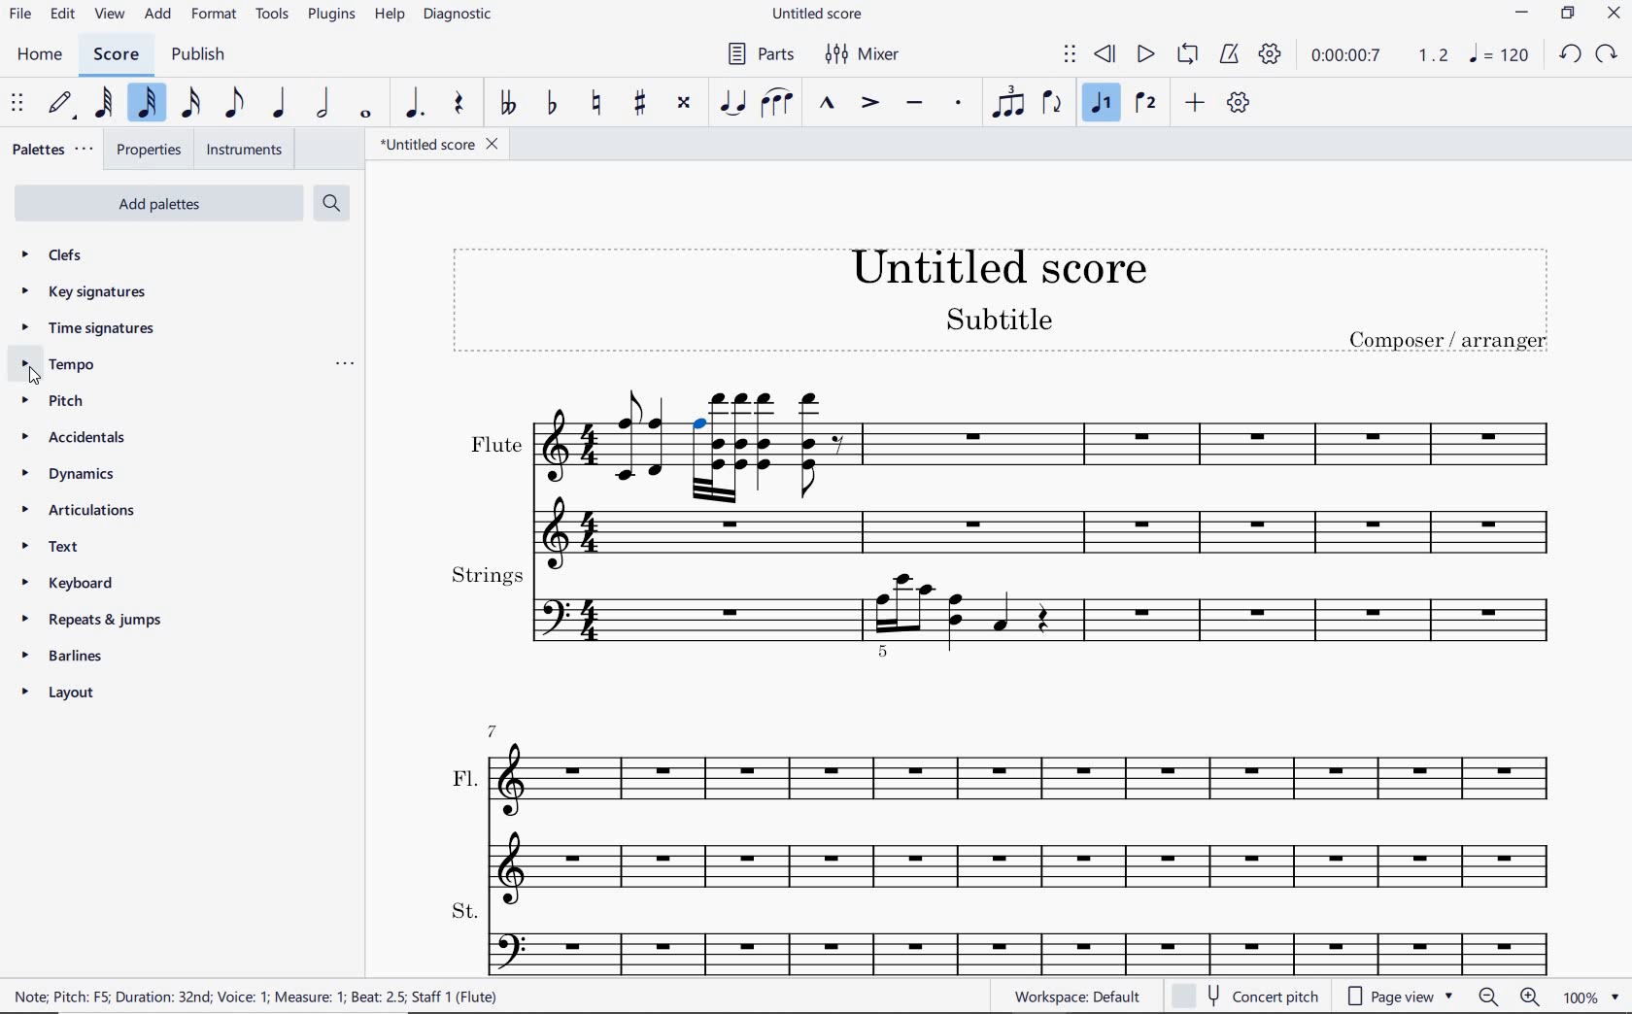  Describe the element at coordinates (1070, 56) in the screenshot. I see `SELECT TO MOVE` at that location.